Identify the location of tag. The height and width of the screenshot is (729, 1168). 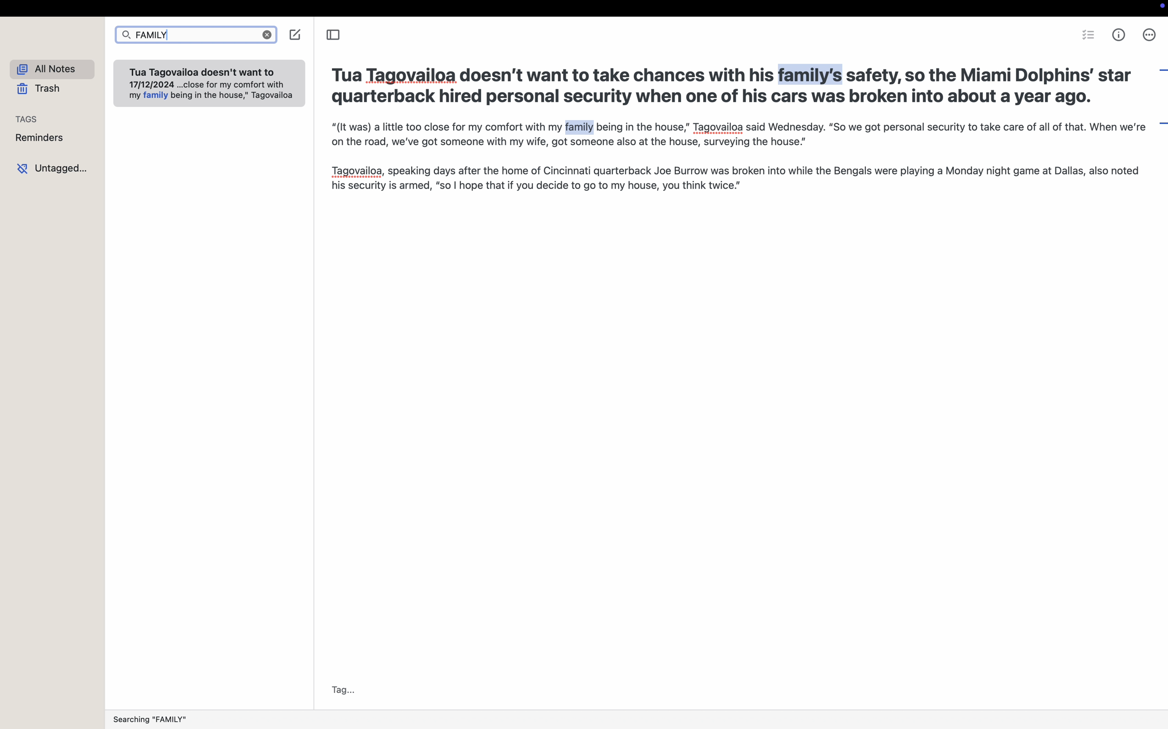
(340, 690).